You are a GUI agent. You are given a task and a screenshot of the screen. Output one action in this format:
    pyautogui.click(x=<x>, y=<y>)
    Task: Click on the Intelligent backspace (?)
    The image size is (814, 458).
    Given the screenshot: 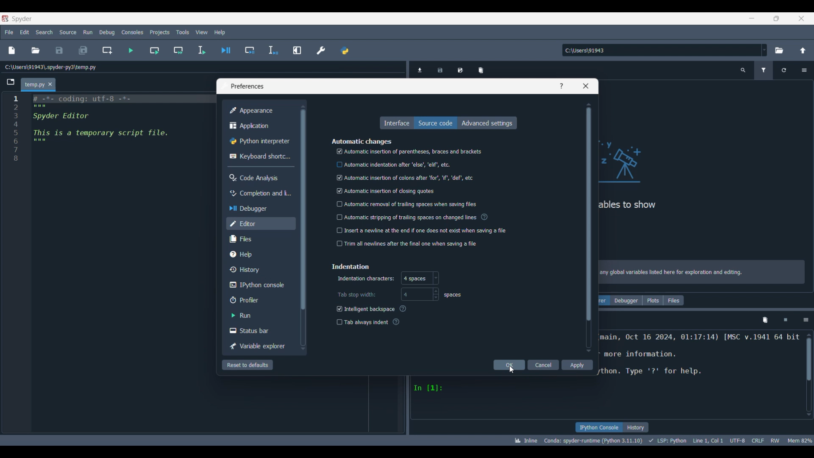 What is the action you would take?
    pyautogui.click(x=373, y=309)
    